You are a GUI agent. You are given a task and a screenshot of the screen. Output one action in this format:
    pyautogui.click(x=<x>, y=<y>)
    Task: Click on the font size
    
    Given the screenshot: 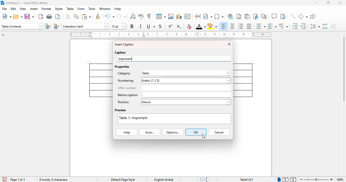 What is the action you would take?
    pyautogui.click(x=119, y=26)
    